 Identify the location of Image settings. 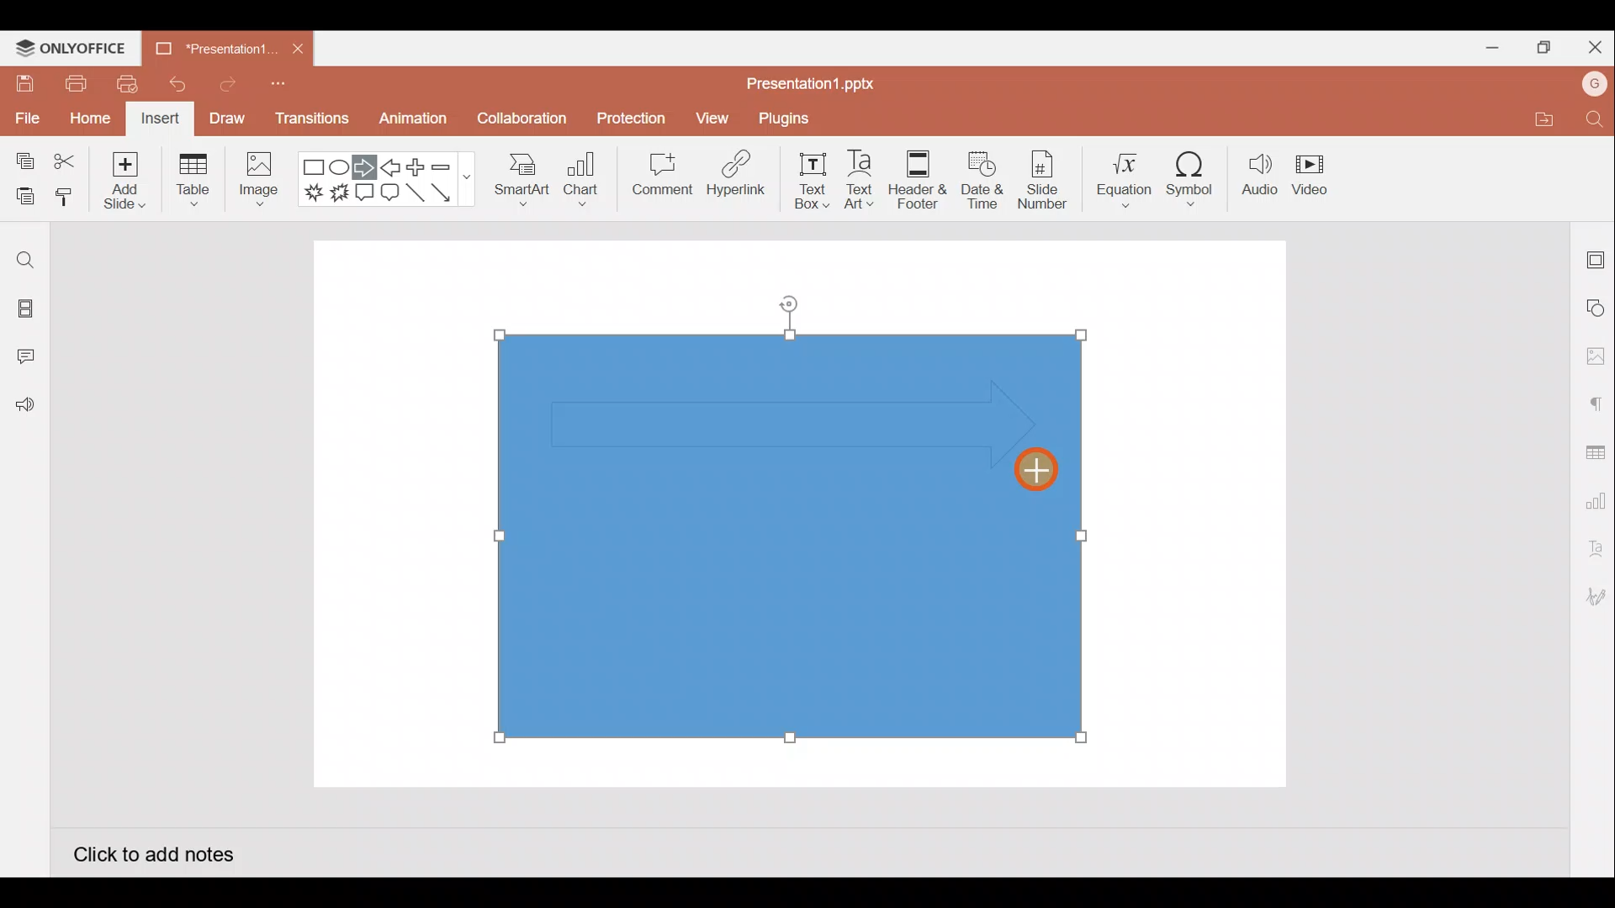
(1596, 356).